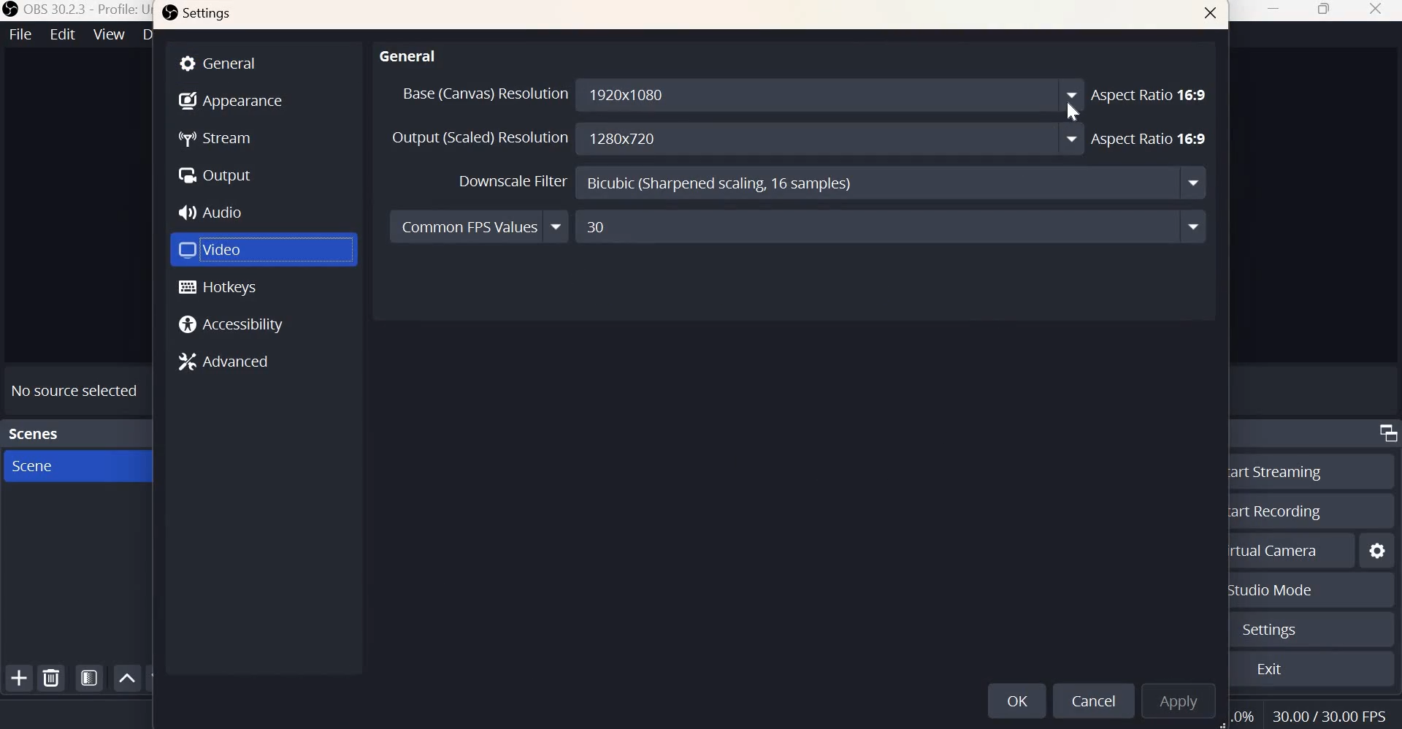  Describe the element at coordinates (1267, 630) in the screenshot. I see `Settings` at that location.